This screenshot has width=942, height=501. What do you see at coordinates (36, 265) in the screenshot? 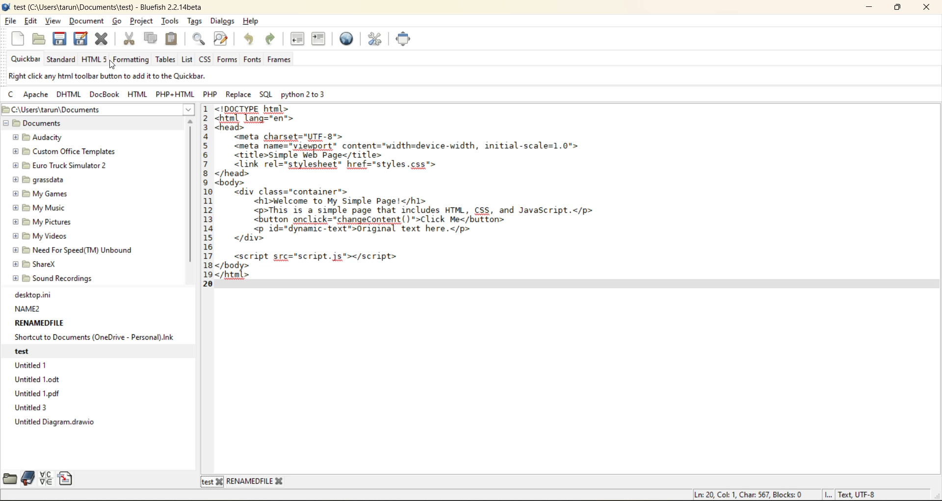
I see `# [9 ShareX` at bounding box center [36, 265].